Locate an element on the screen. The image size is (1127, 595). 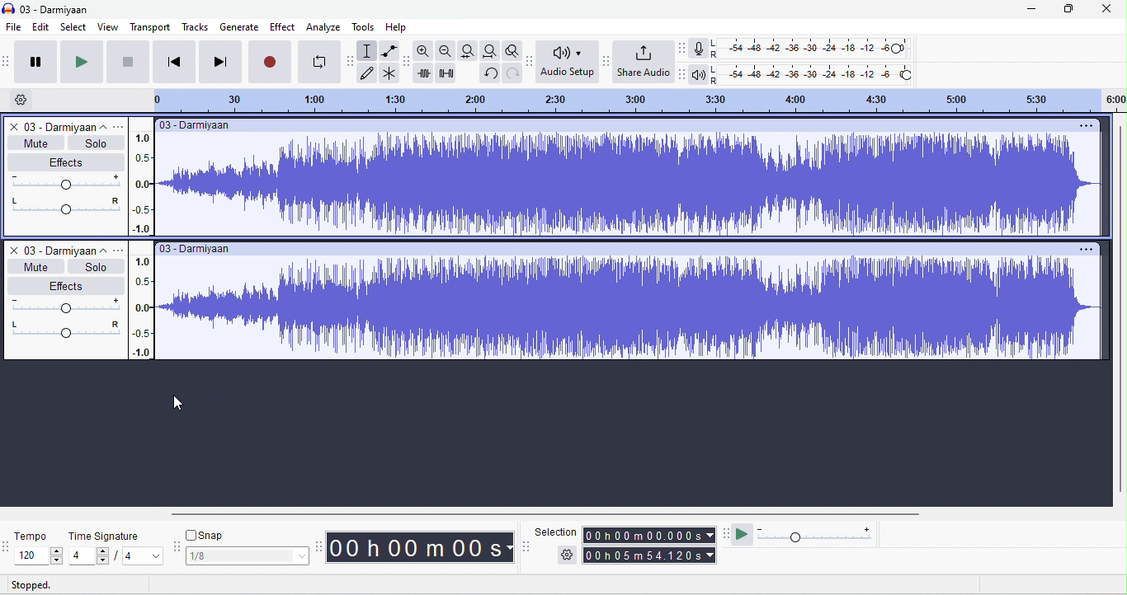
loop is located at coordinates (318, 61).